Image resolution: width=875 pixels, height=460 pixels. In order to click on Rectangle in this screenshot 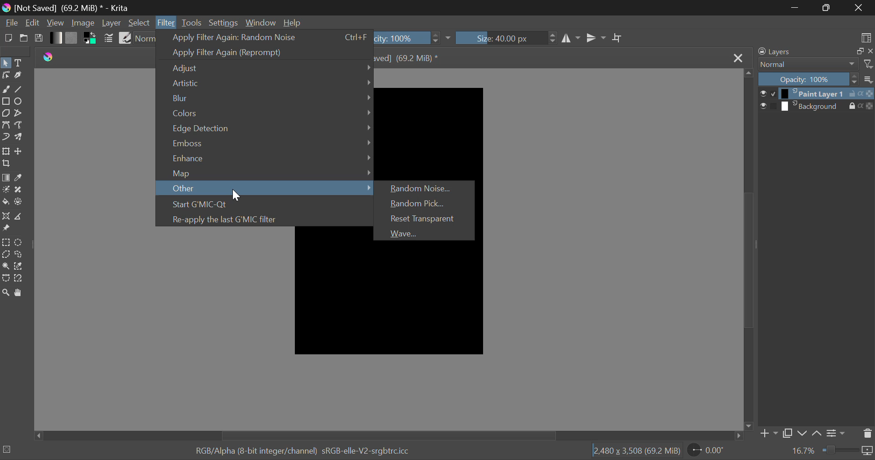, I will do `click(5, 100)`.